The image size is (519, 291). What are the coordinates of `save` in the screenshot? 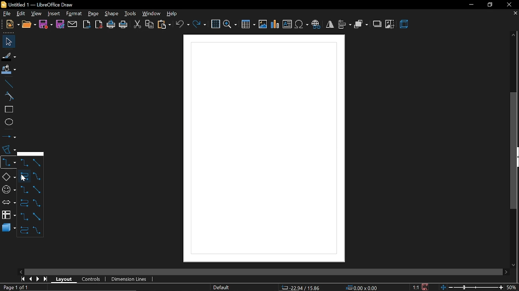 It's located at (426, 287).